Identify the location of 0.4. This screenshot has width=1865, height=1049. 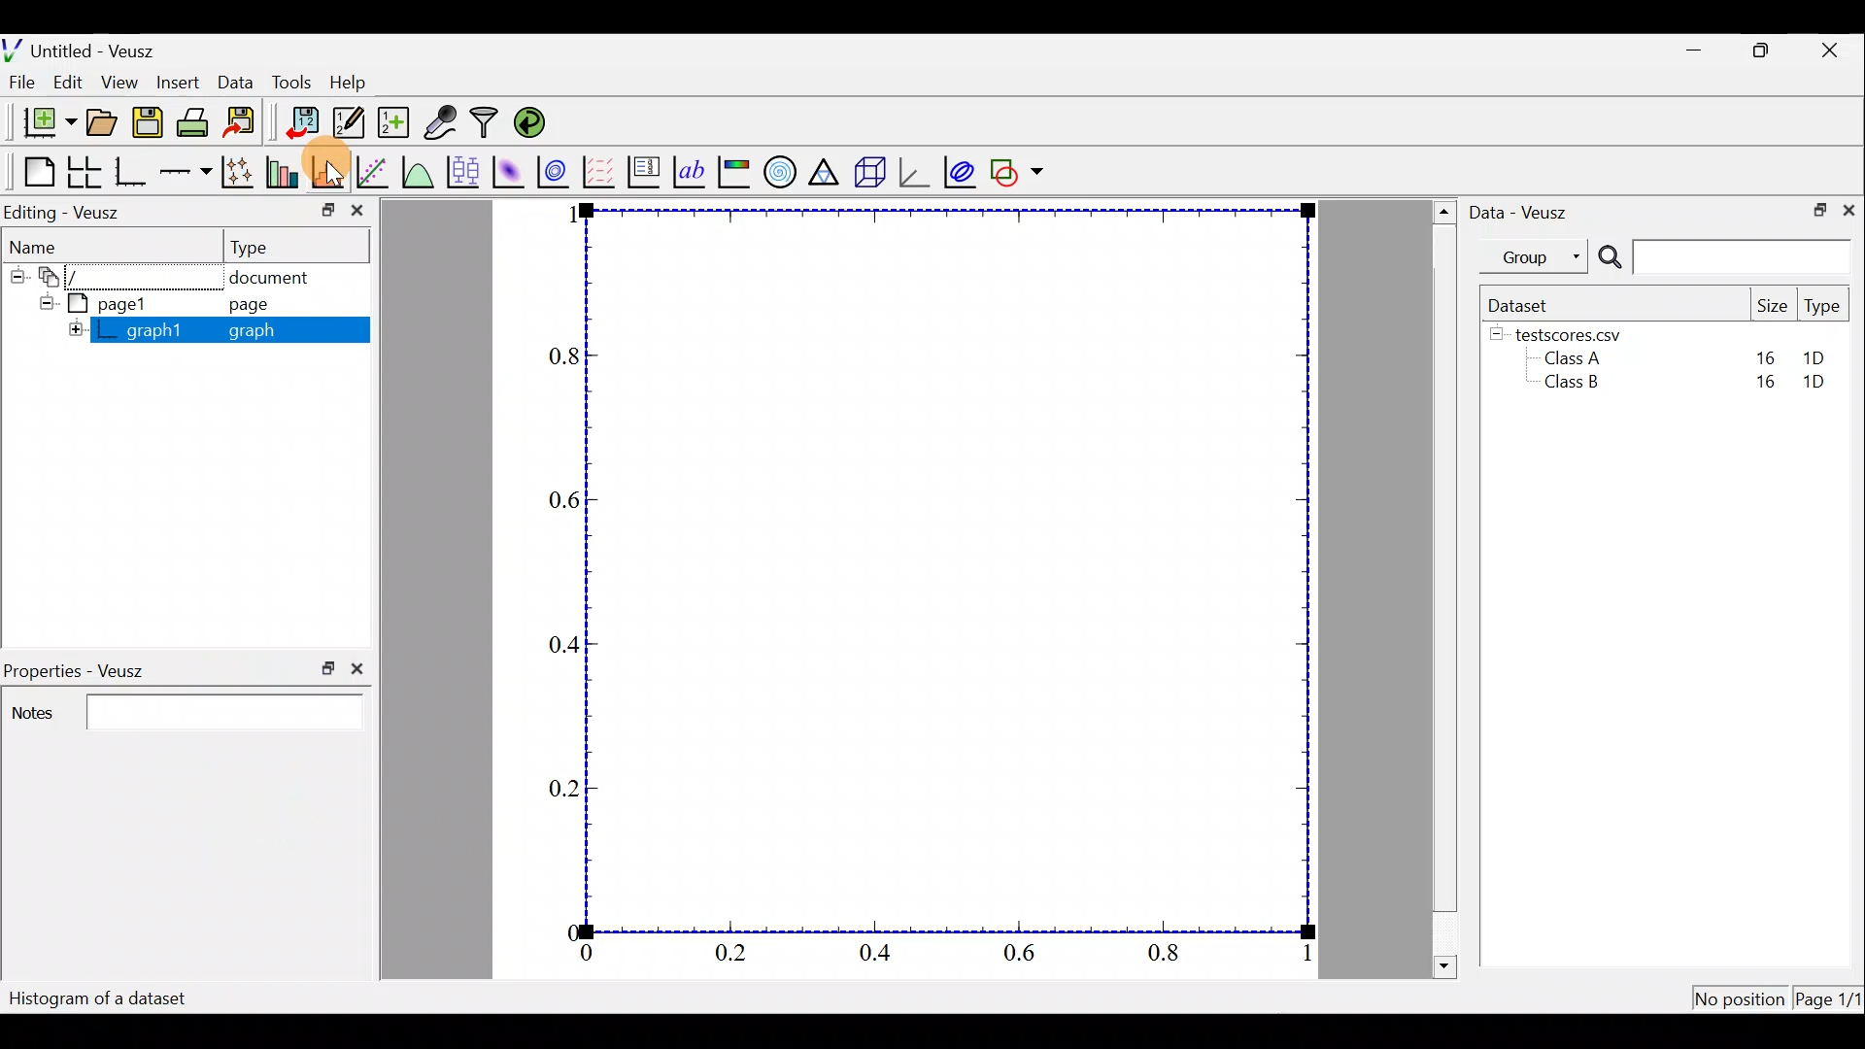
(555, 643).